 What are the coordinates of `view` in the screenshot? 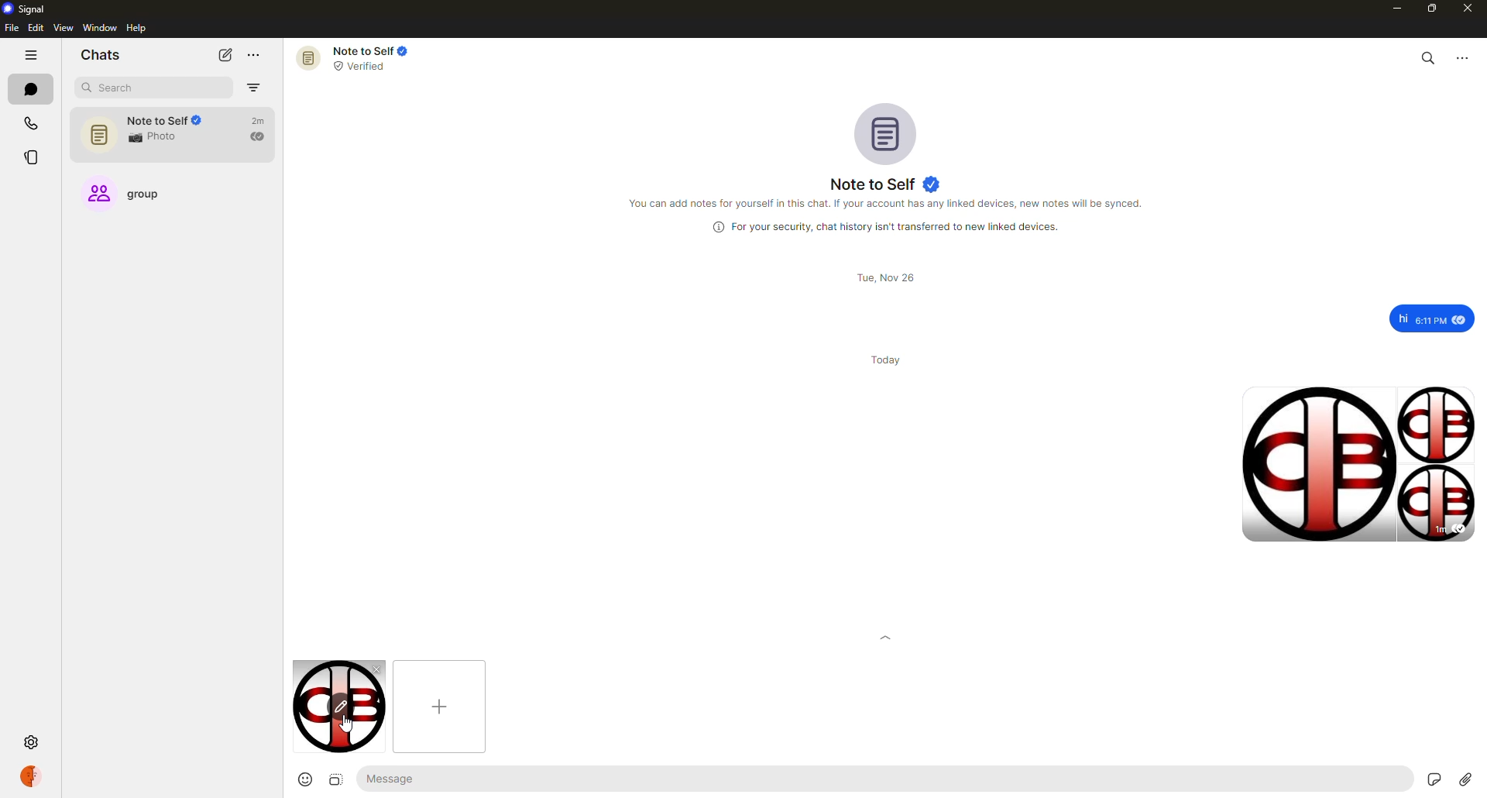 It's located at (64, 29).